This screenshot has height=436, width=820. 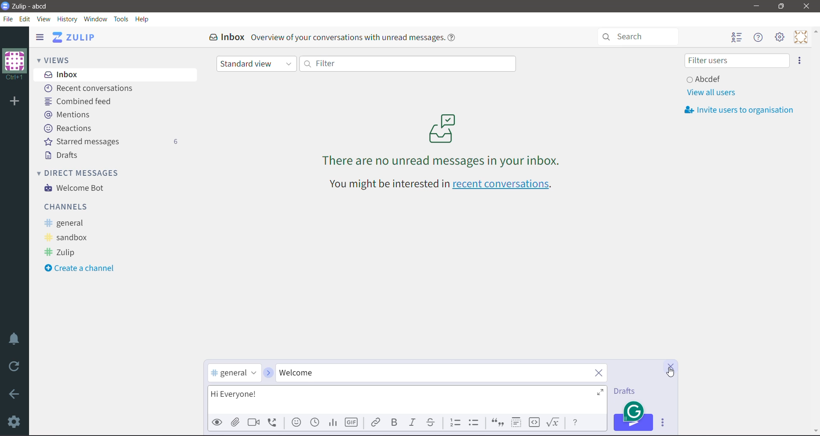 What do you see at coordinates (635, 410) in the screenshot?
I see `desktop popup` at bounding box center [635, 410].